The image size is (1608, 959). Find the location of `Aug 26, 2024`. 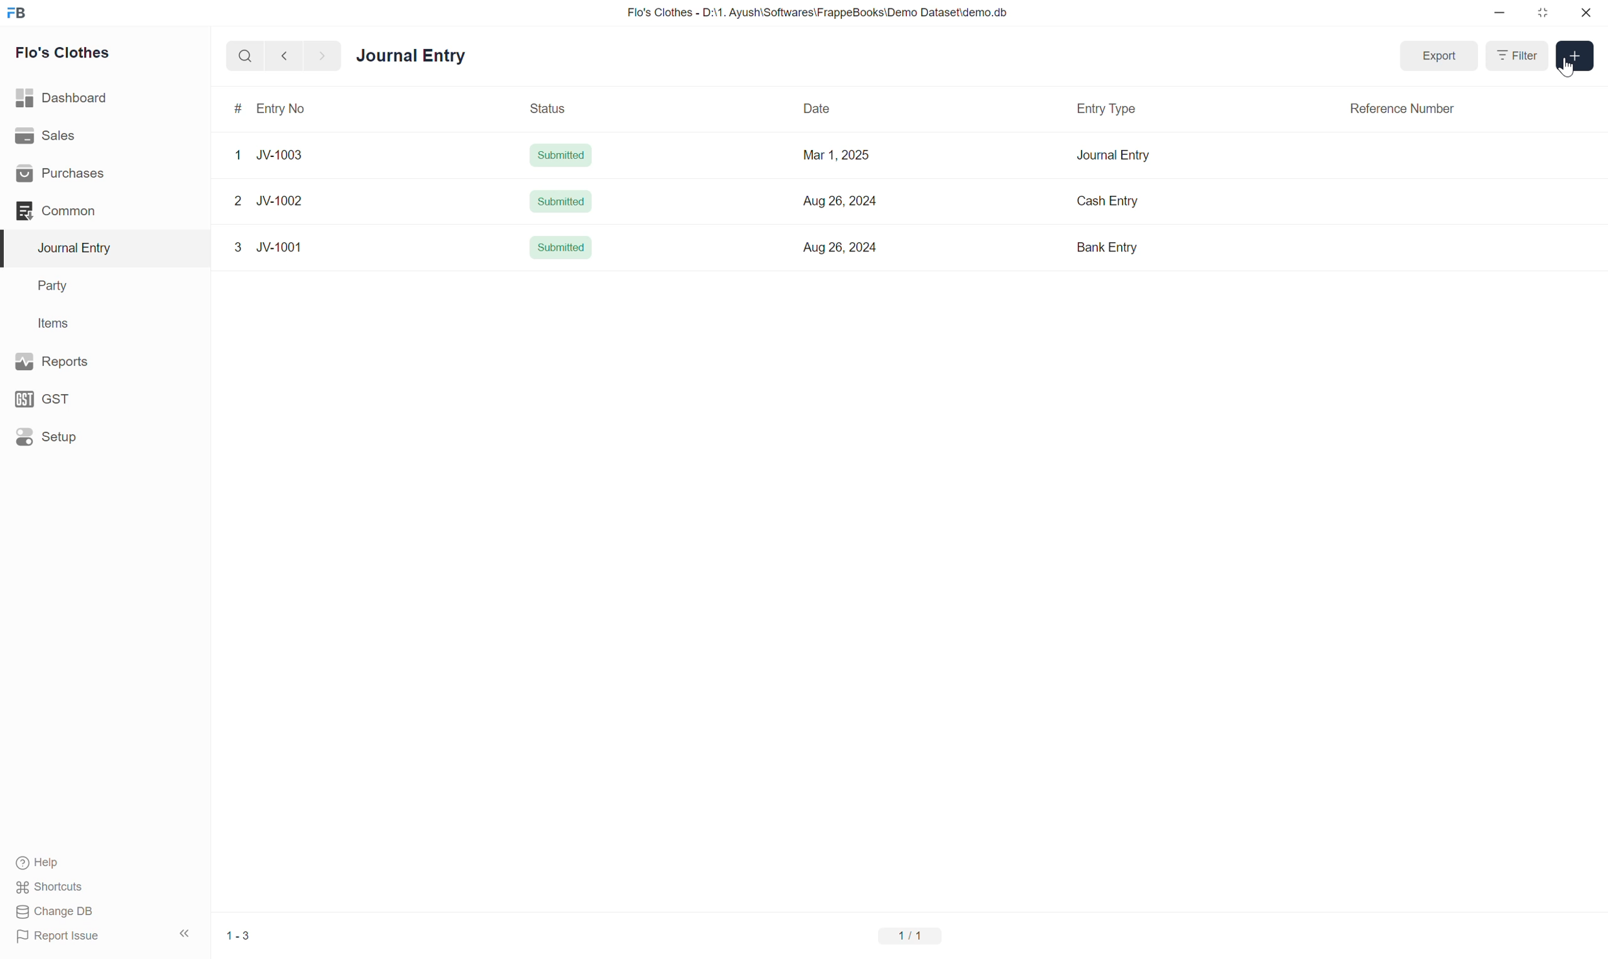

Aug 26, 2024 is located at coordinates (841, 248).